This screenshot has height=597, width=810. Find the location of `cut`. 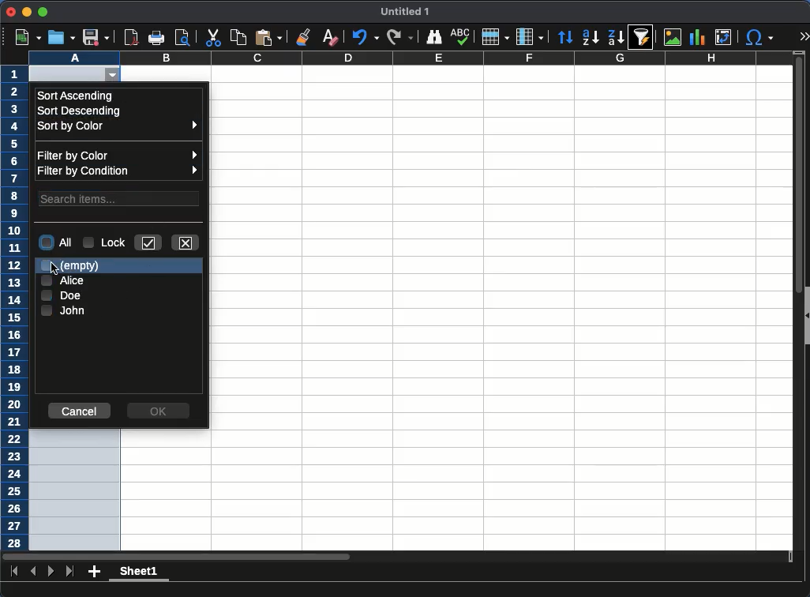

cut is located at coordinates (212, 37).